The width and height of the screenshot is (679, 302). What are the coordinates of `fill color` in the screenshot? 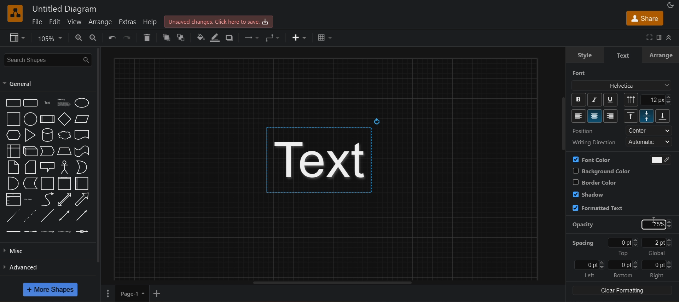 It's located at (199, 37).